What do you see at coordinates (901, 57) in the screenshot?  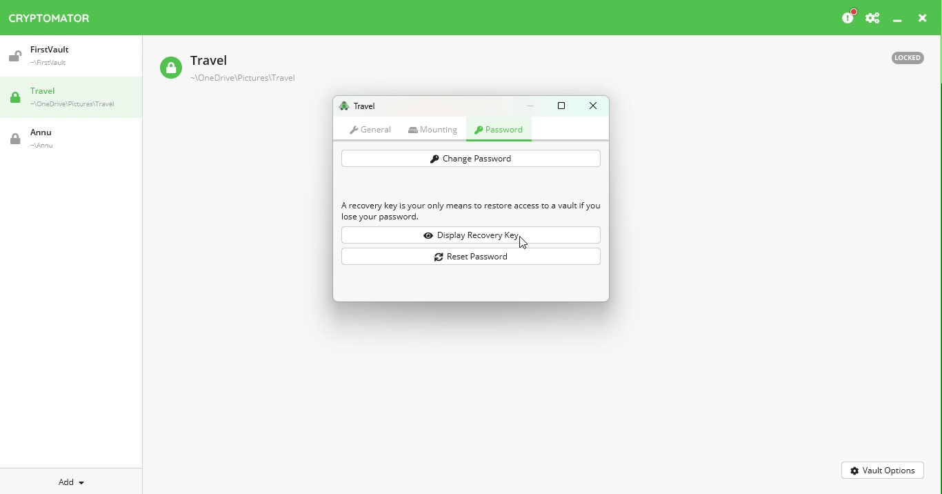 I see `Locked` at bounding box center [901, 57].